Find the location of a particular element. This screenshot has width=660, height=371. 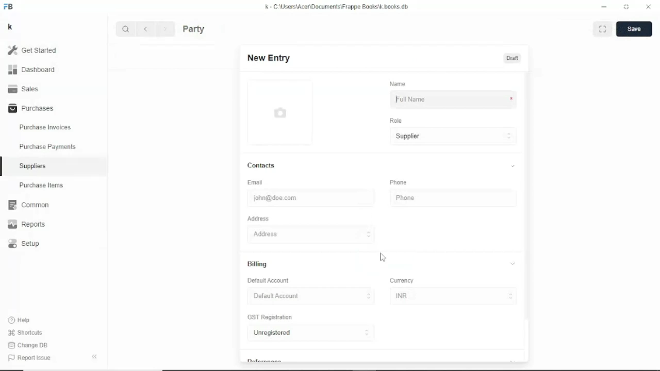

k - C\Users\Acer\Documents\Frappe books\k.books.db is located at coordinates (337, 6).